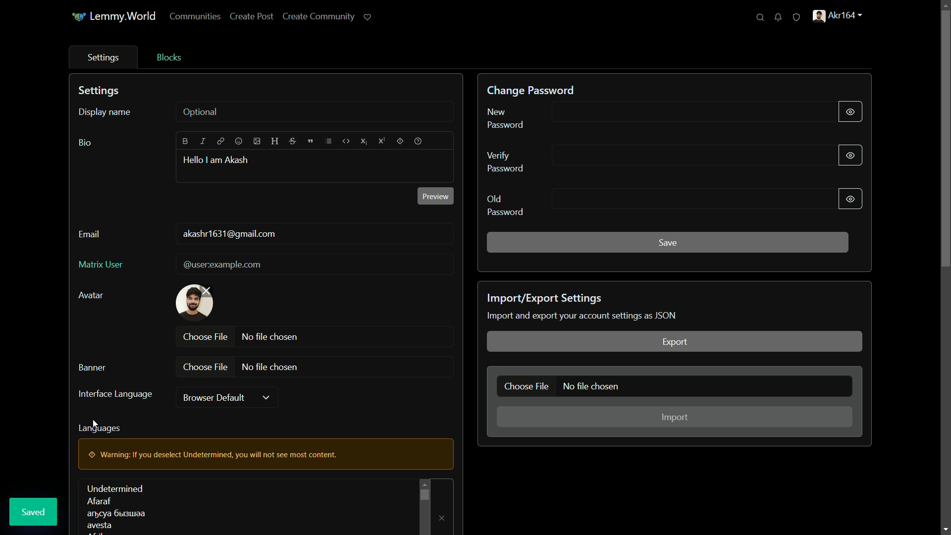  What do you see at coordinates (124, 17) in the screenshot?
I see `Lemmy.World` at bounding box center [124, 17].